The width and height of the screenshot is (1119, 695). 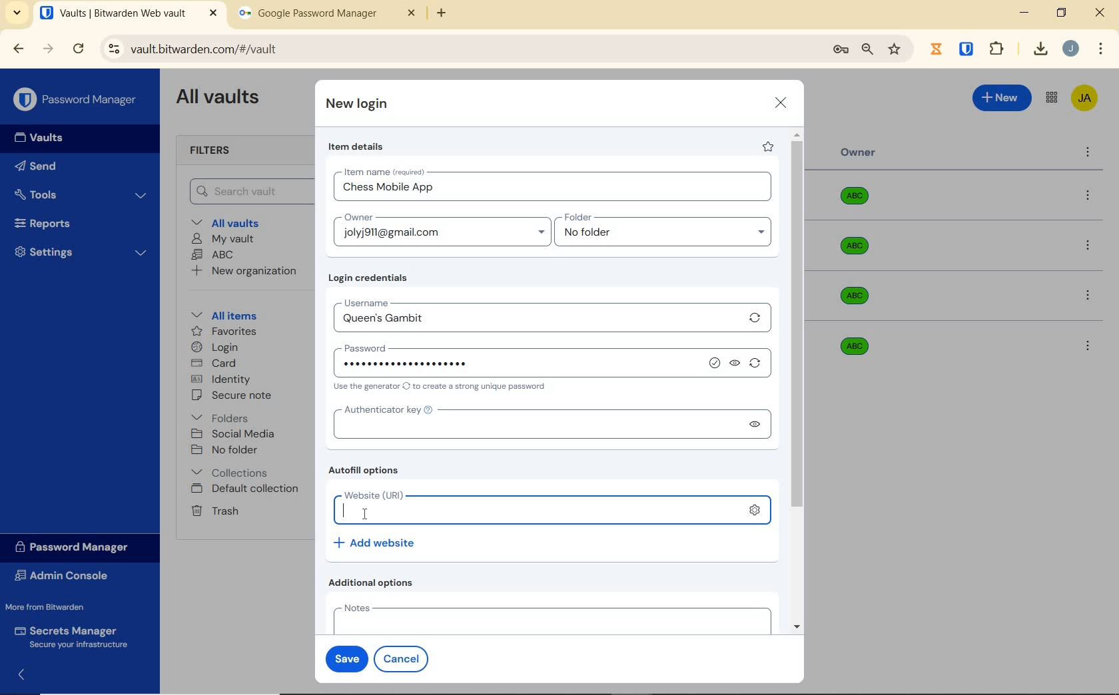 I want to click on Owner organization, so click(x=859, y=201).